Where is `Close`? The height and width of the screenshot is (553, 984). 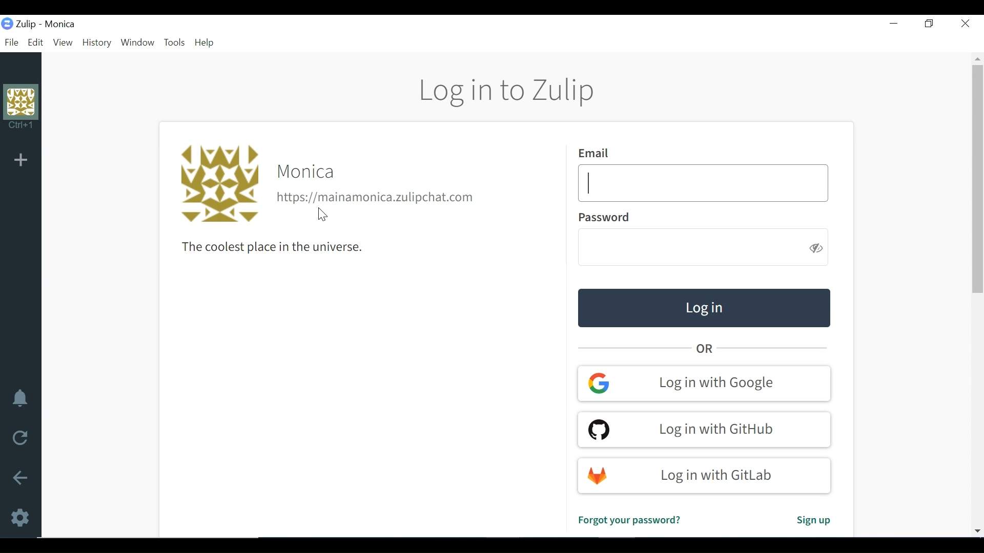
Close is located at coordinates (964, 23).